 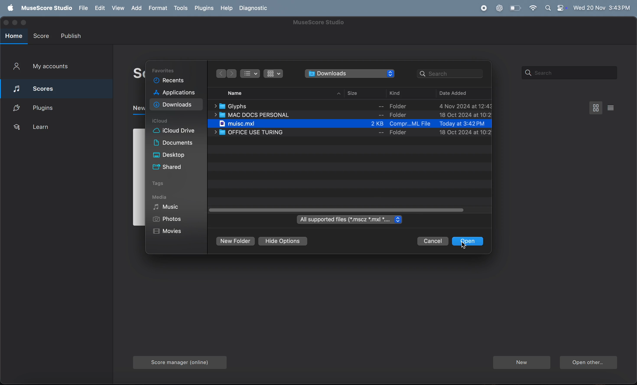 I want to click on search, so click(x=451, y=73).